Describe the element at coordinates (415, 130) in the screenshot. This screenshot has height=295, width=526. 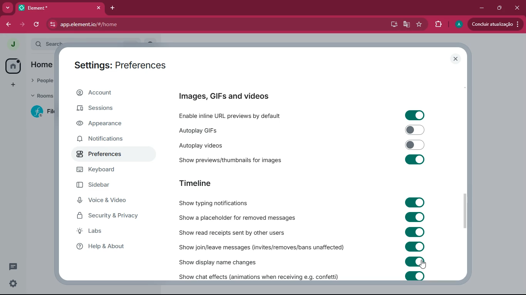
I see `toggle on/off` at that location.